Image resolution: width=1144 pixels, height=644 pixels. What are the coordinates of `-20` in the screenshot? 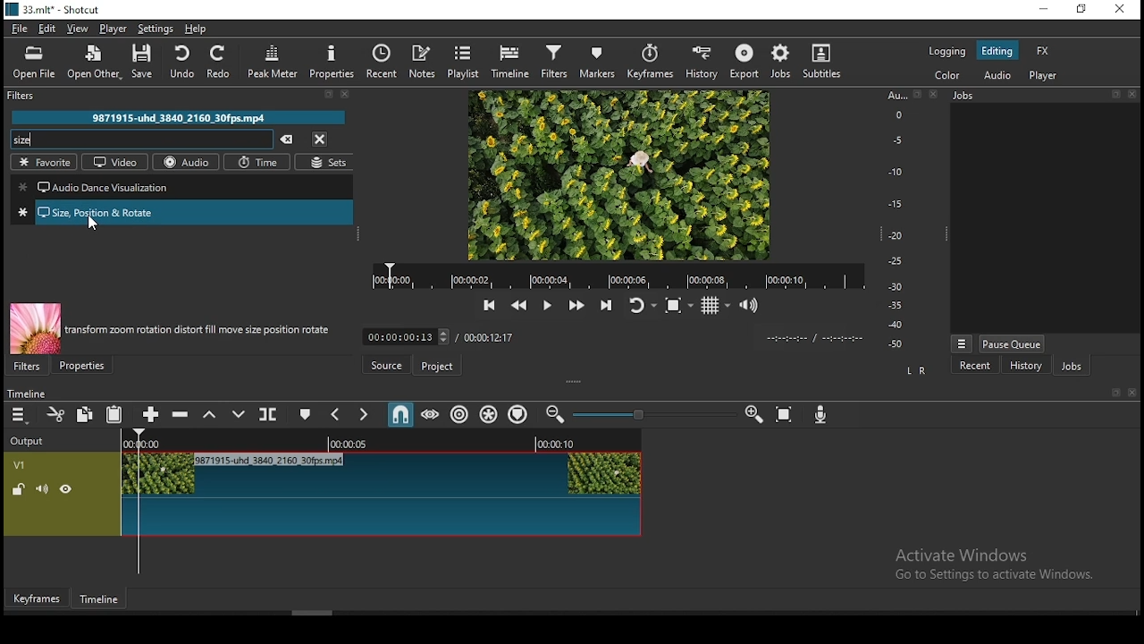 It's located at (896, 233).